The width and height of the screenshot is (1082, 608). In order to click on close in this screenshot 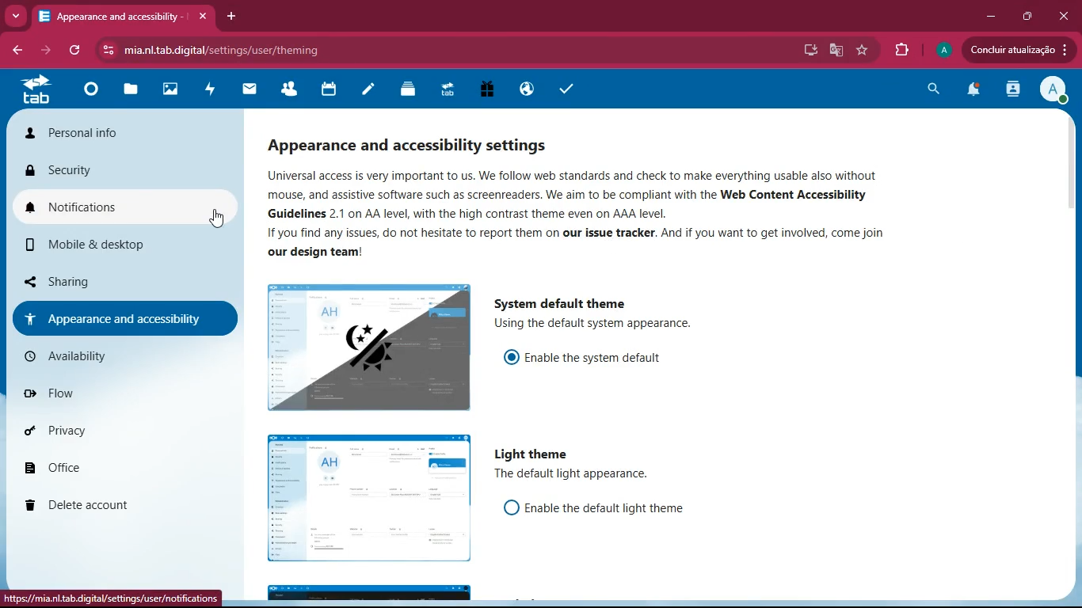, I will do `click(1061, 17)`.